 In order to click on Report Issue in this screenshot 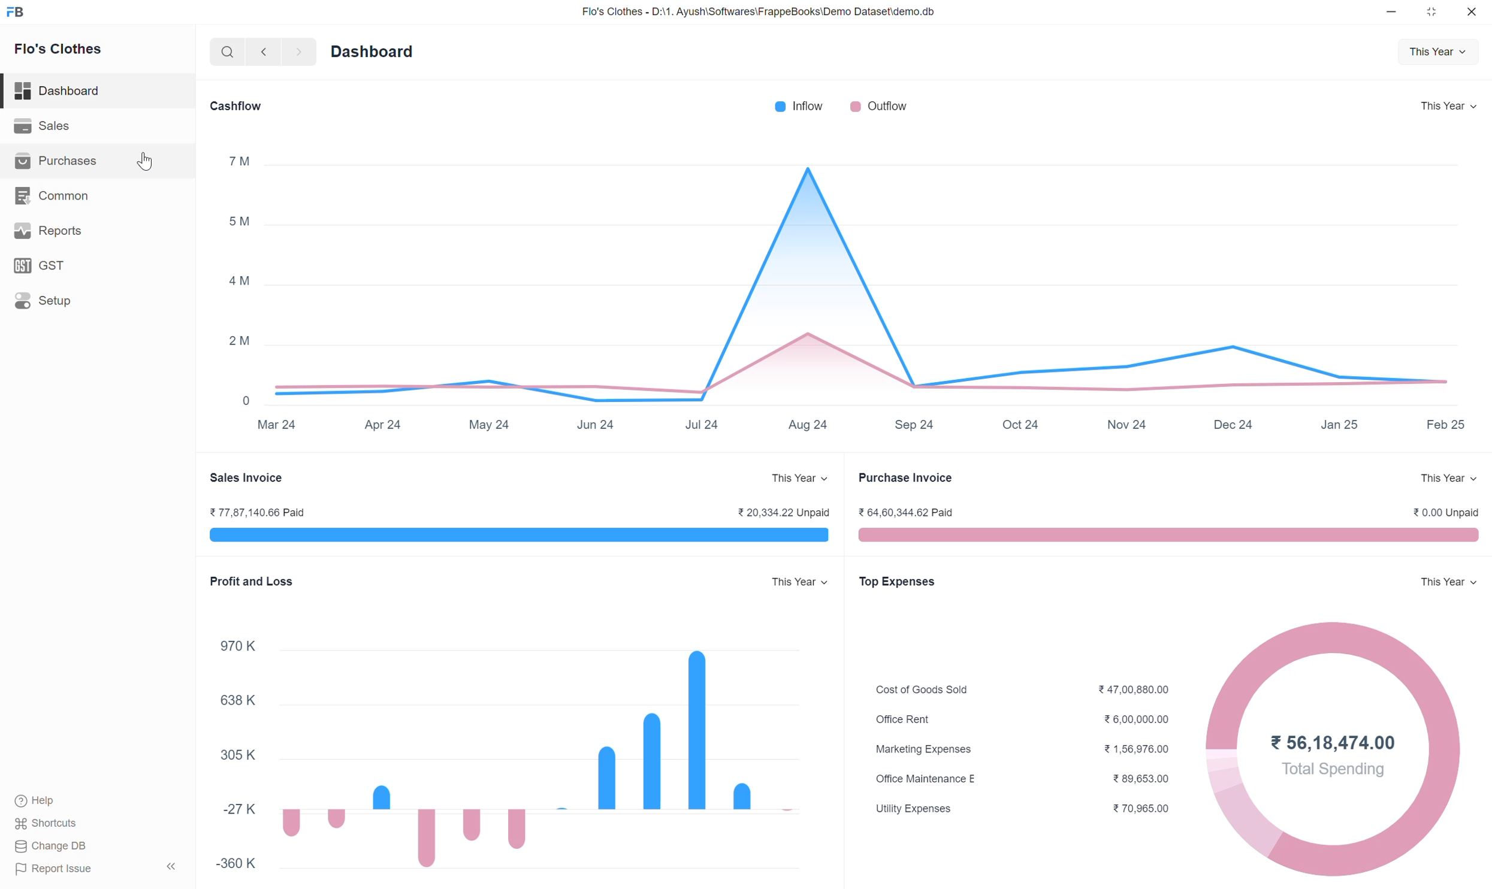, I will do `click(56, 869)`.